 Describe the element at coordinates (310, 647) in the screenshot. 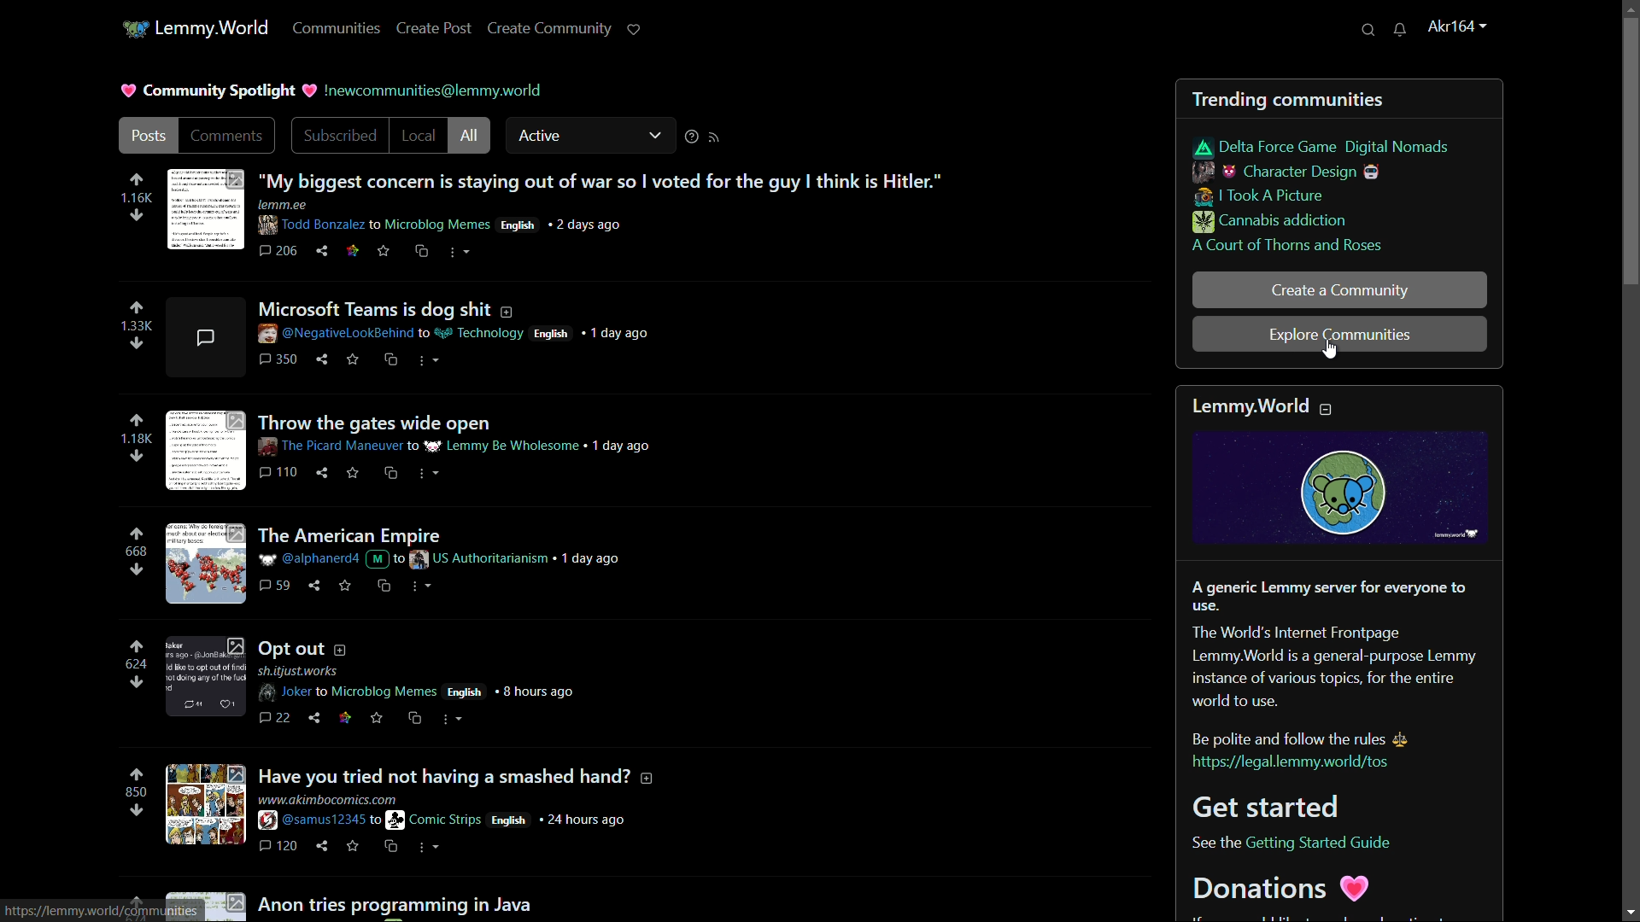

I see `post-5` at that location.